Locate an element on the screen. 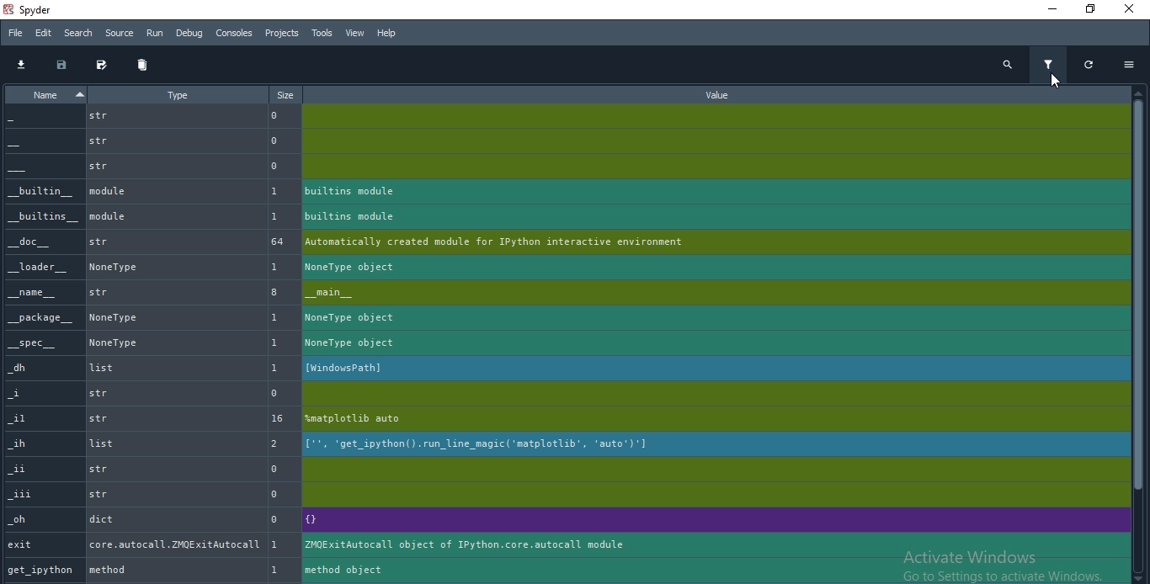  restore is located at coordinates (1091, 66).